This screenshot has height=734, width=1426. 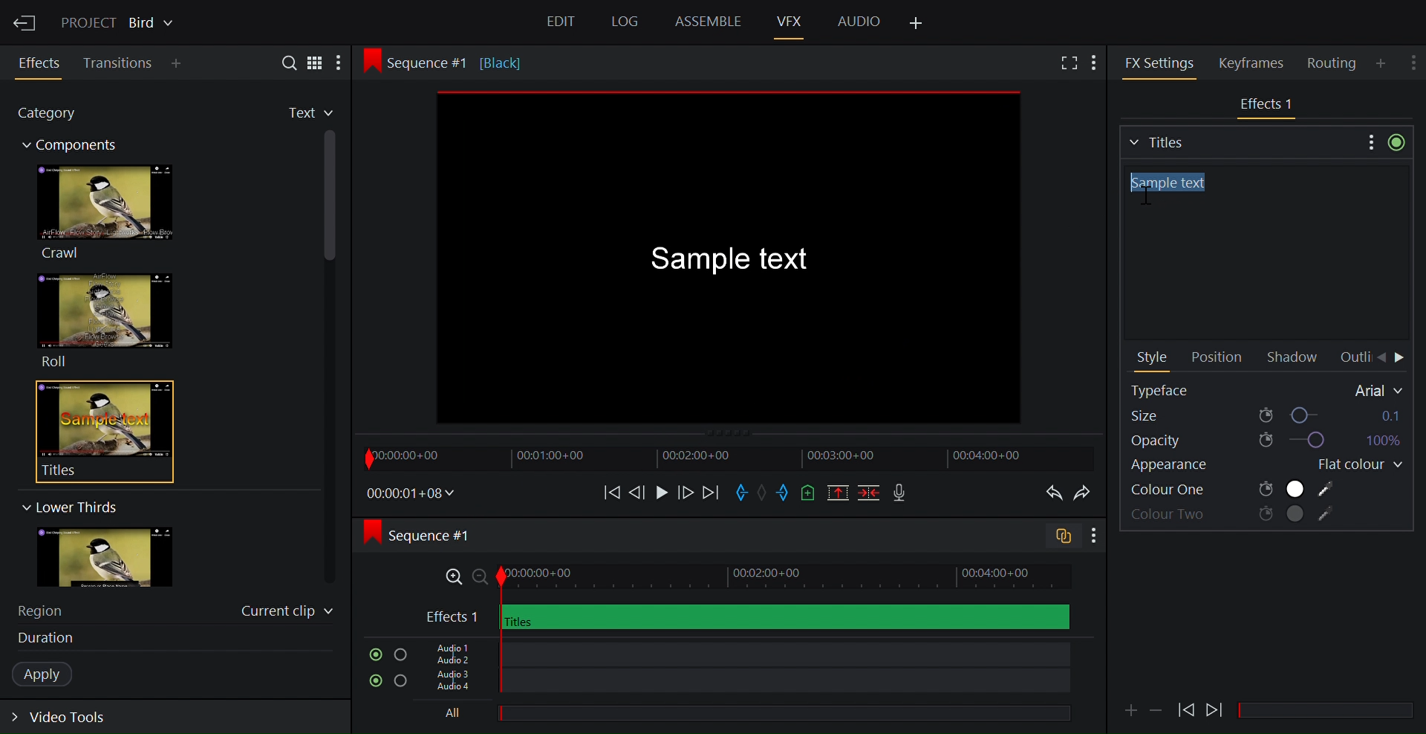 What do you see at coordinates (1381, 358) in the screenshot?
I see `Move Back` at bounding box center [1381, 358].